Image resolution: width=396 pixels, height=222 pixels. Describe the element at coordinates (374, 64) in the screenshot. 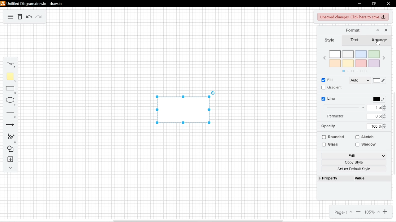

I see `violet` at that location.